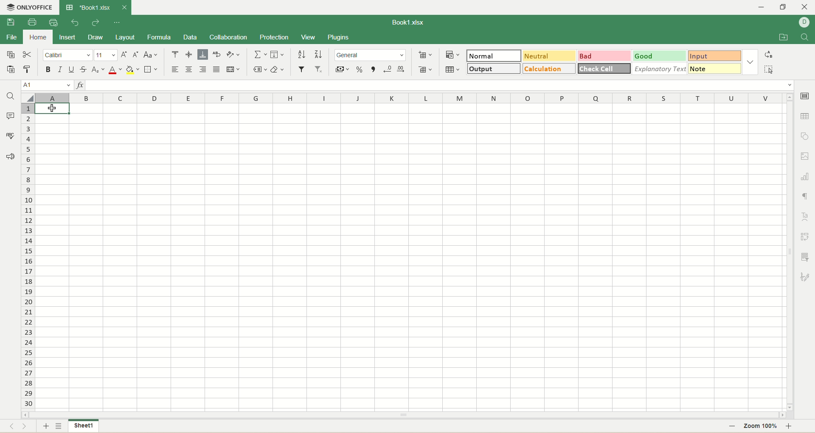 This screenshot has width=815, height=433. Describe the element at coordinates (98, 69) in the screenshot. I see `subscript` at that location.